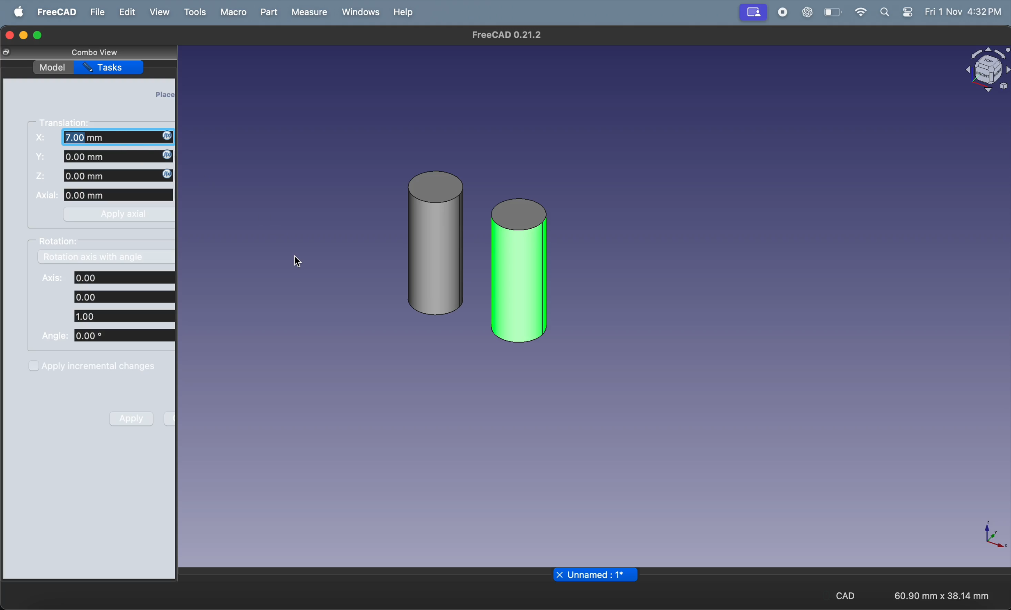  Describe the element at coordinates (108, 257) in the screenshot. I see `rotation axis with angle` at that location.